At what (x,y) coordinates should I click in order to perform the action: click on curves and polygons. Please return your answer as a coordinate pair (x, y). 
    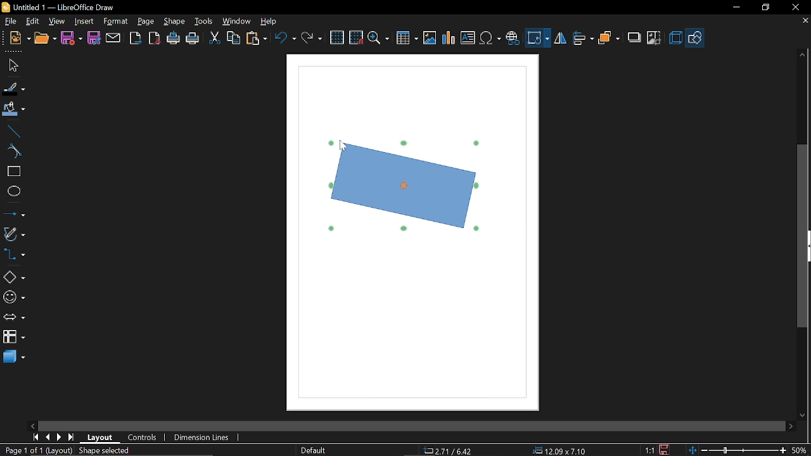
    Looking at the image, I should click on (14, 234).